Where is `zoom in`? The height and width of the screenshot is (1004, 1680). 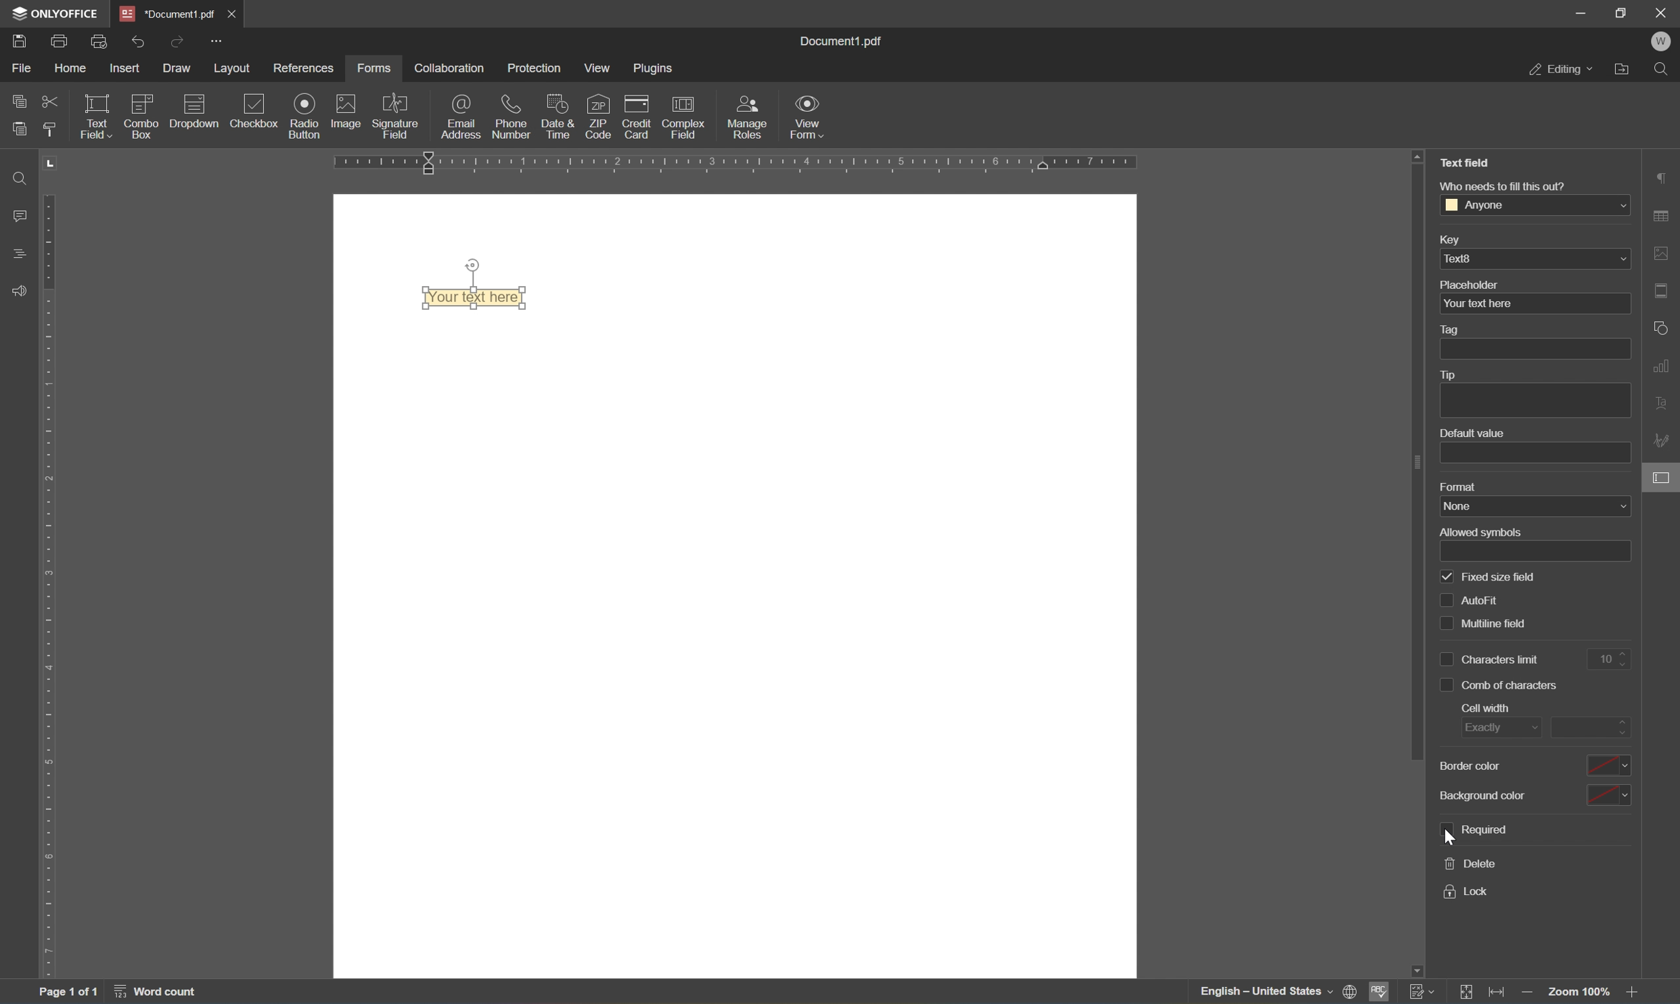 zoom in is located at coordinates (1636, 993).